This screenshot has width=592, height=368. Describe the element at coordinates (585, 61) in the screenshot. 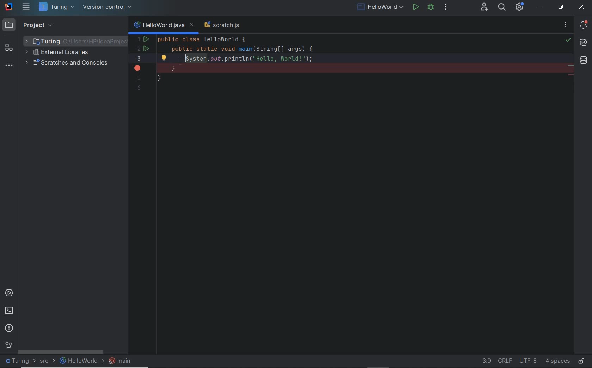

I see `database` at that location.